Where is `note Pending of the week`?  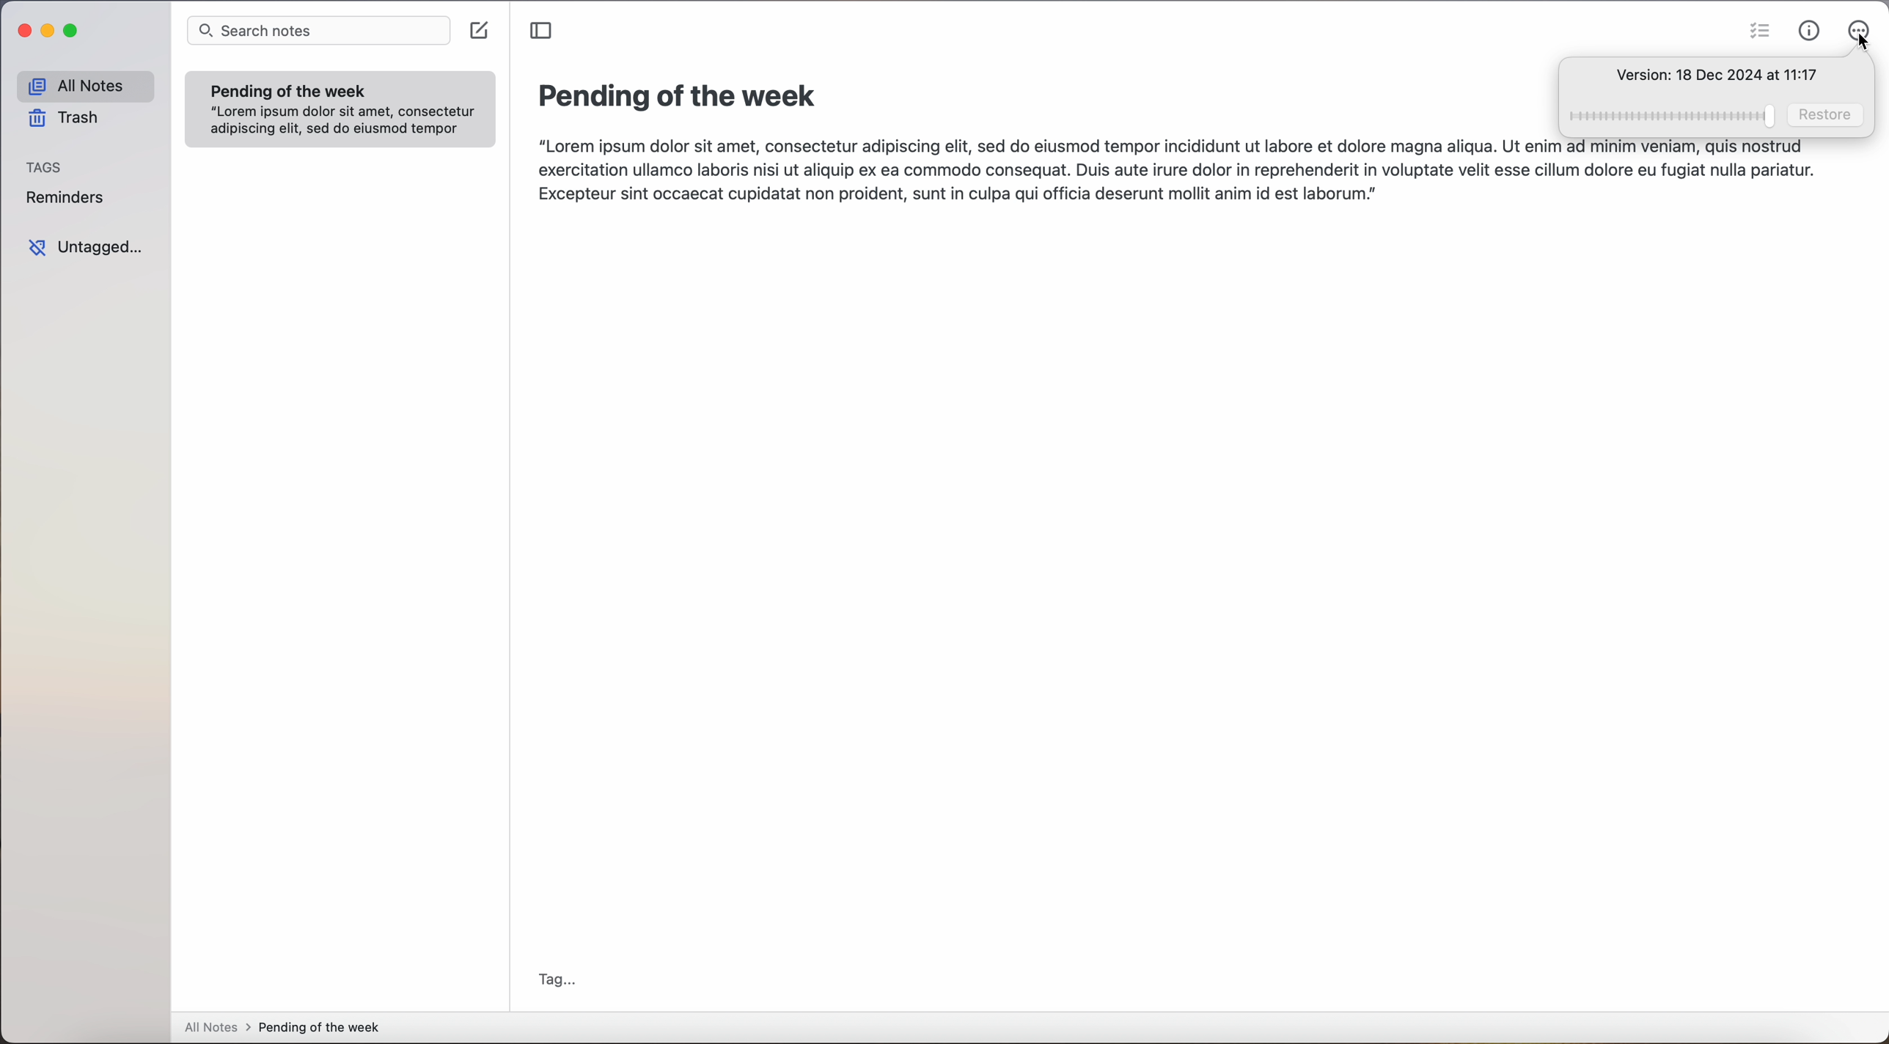 note Pending of the week is located at coordinates (340, 109).